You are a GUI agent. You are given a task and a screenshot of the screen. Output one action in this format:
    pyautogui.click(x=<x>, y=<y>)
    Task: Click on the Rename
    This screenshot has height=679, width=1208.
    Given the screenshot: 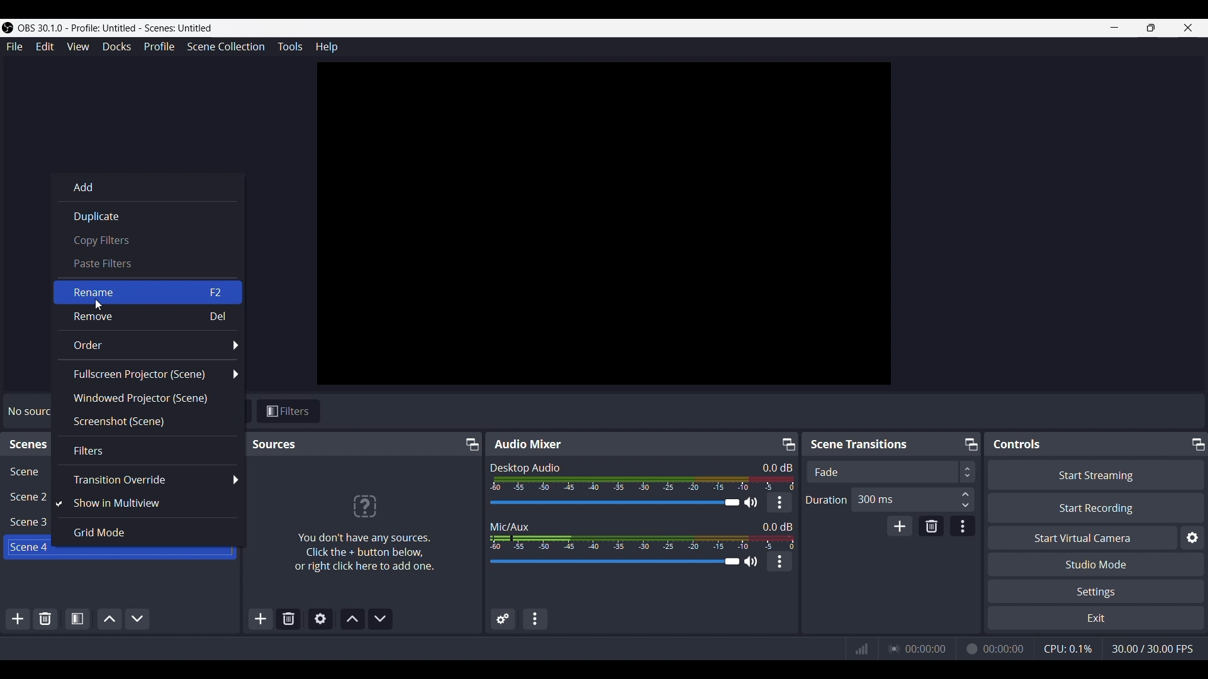 What is the action you would take?
    pyautogui.click(x=96, y=292)
    